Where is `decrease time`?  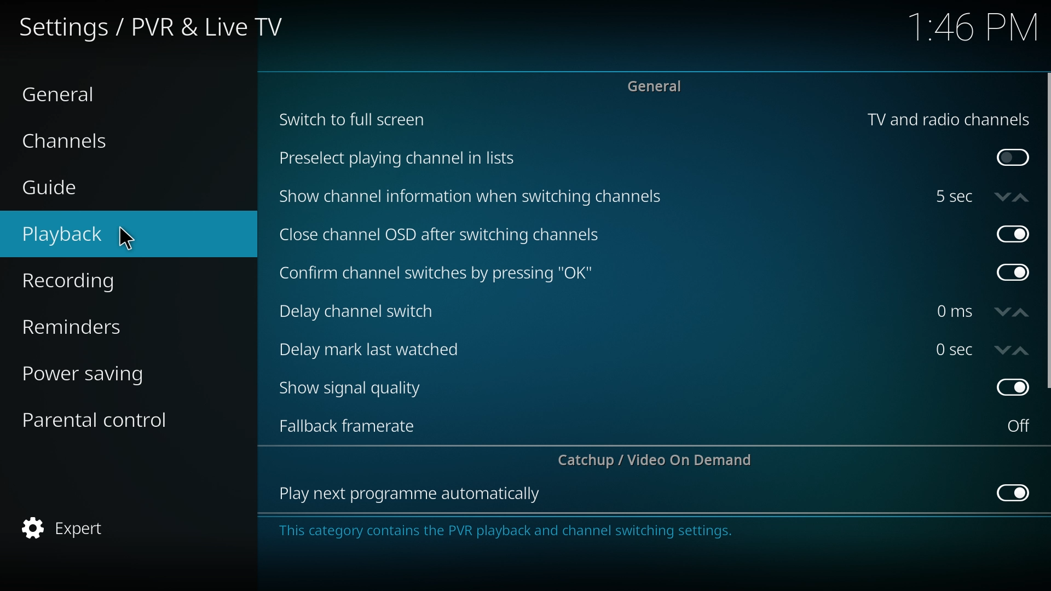
decrease time is located at coordinates (1003, 312).